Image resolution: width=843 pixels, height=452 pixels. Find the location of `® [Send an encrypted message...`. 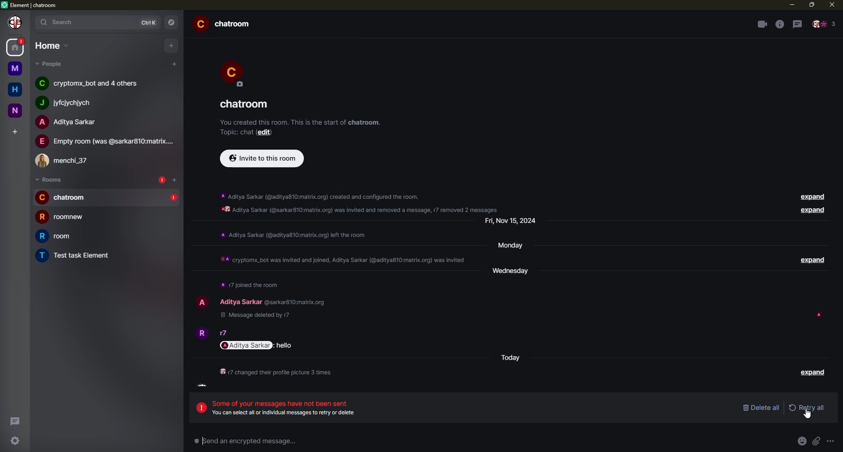

® [Send an encrypted message... is located at coordinates (236, 439).